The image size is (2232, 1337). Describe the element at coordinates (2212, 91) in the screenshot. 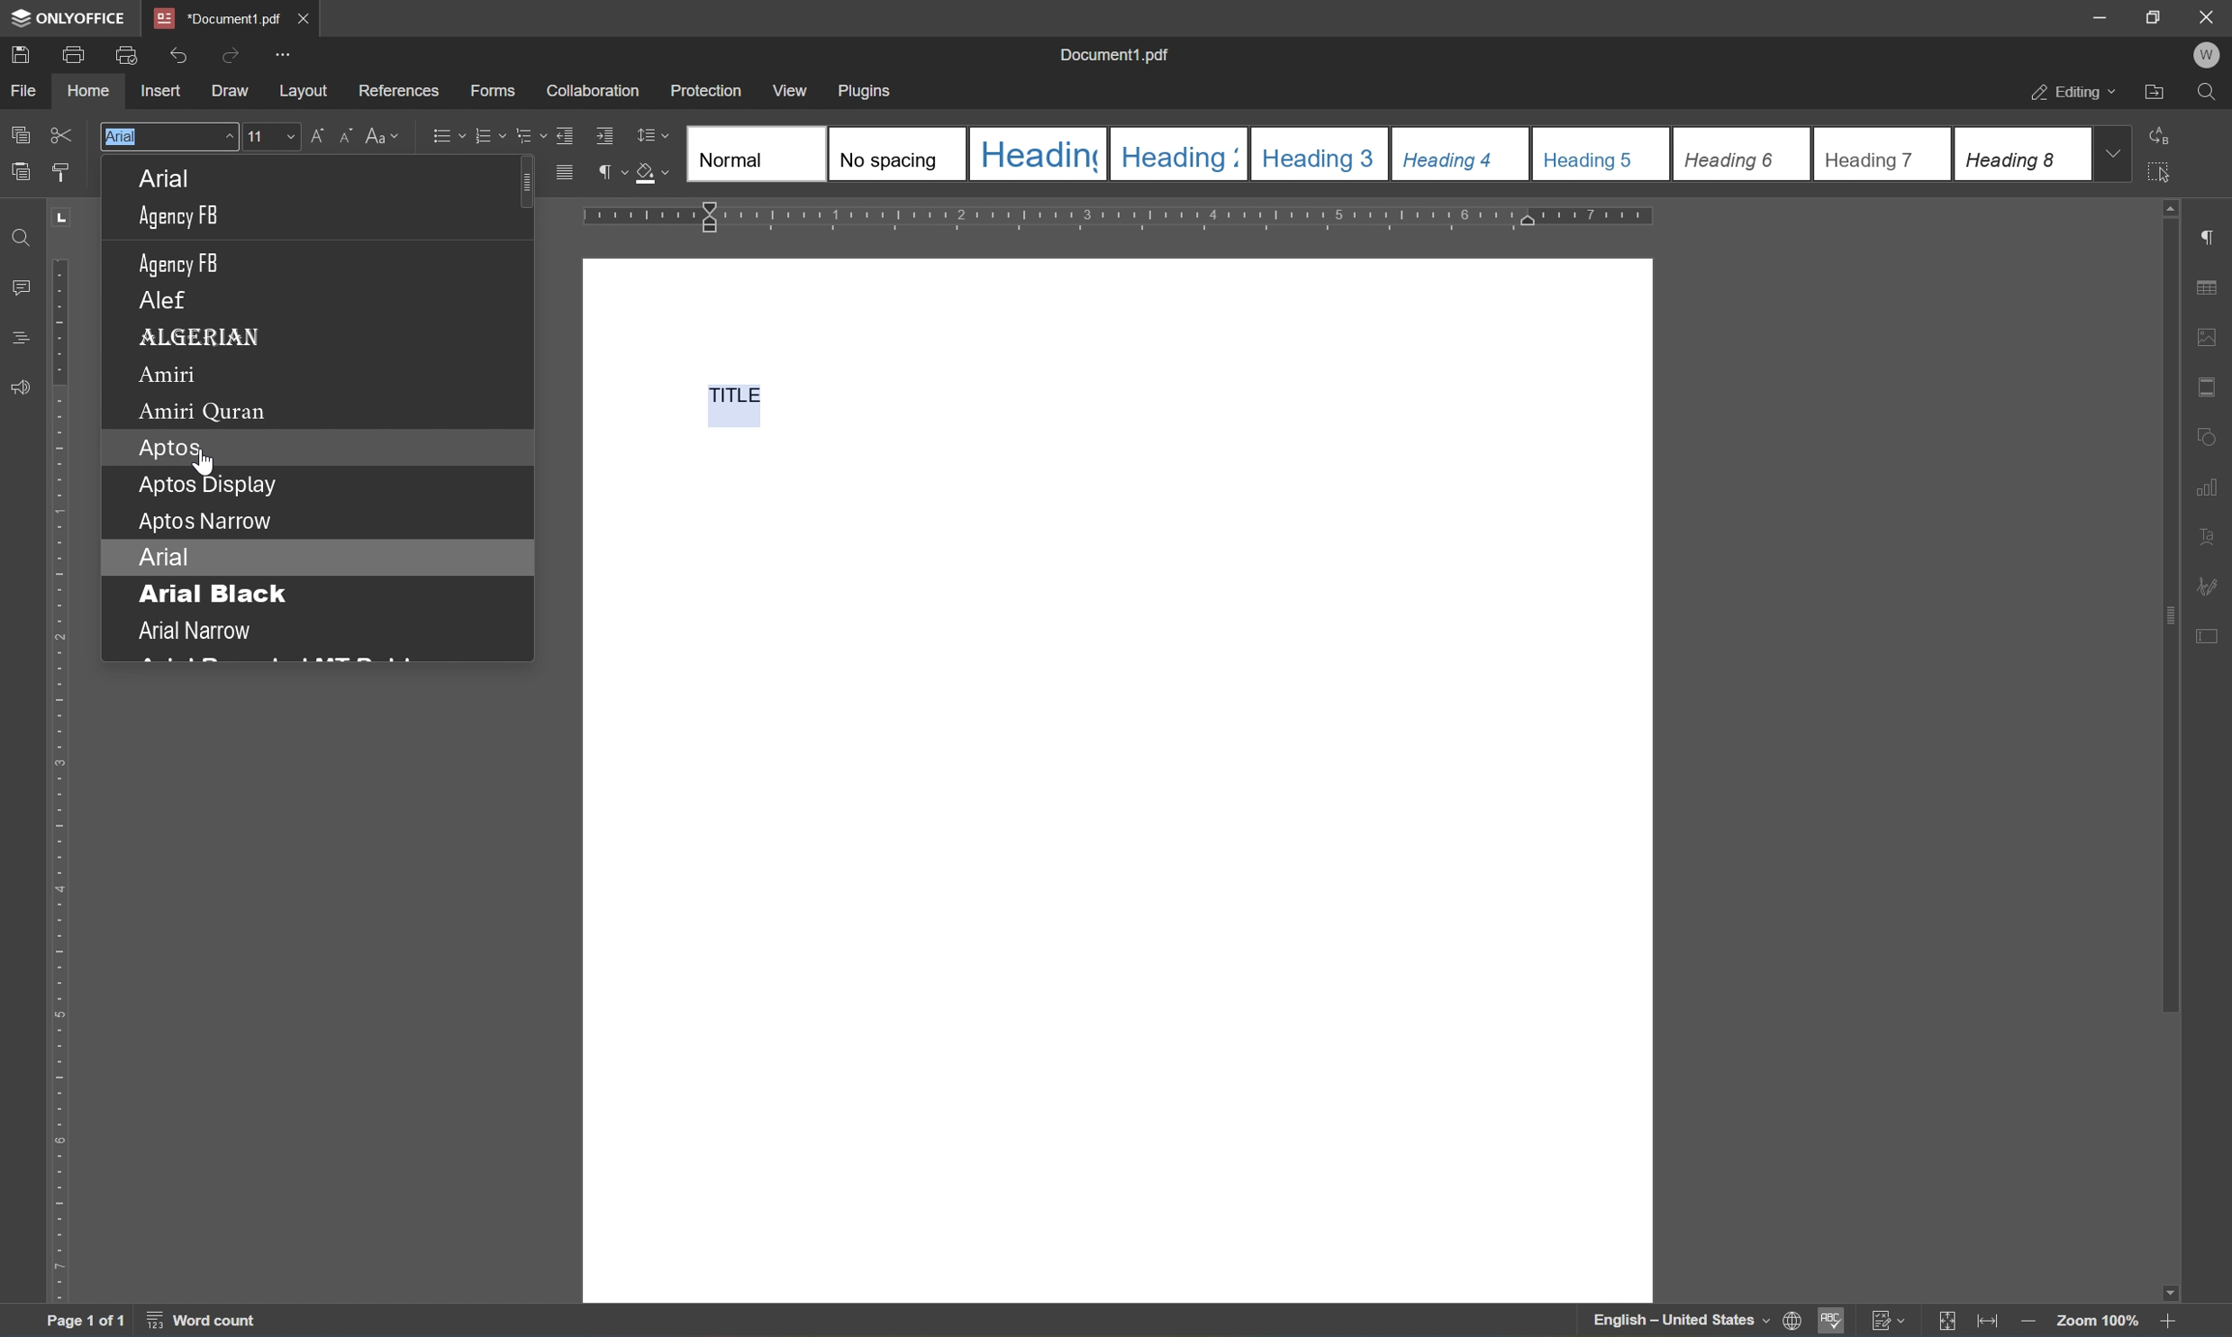

I see `find` at that location.